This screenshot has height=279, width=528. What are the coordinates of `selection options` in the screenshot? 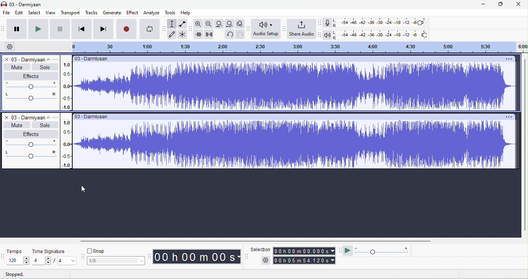 It's located at (266, 260).